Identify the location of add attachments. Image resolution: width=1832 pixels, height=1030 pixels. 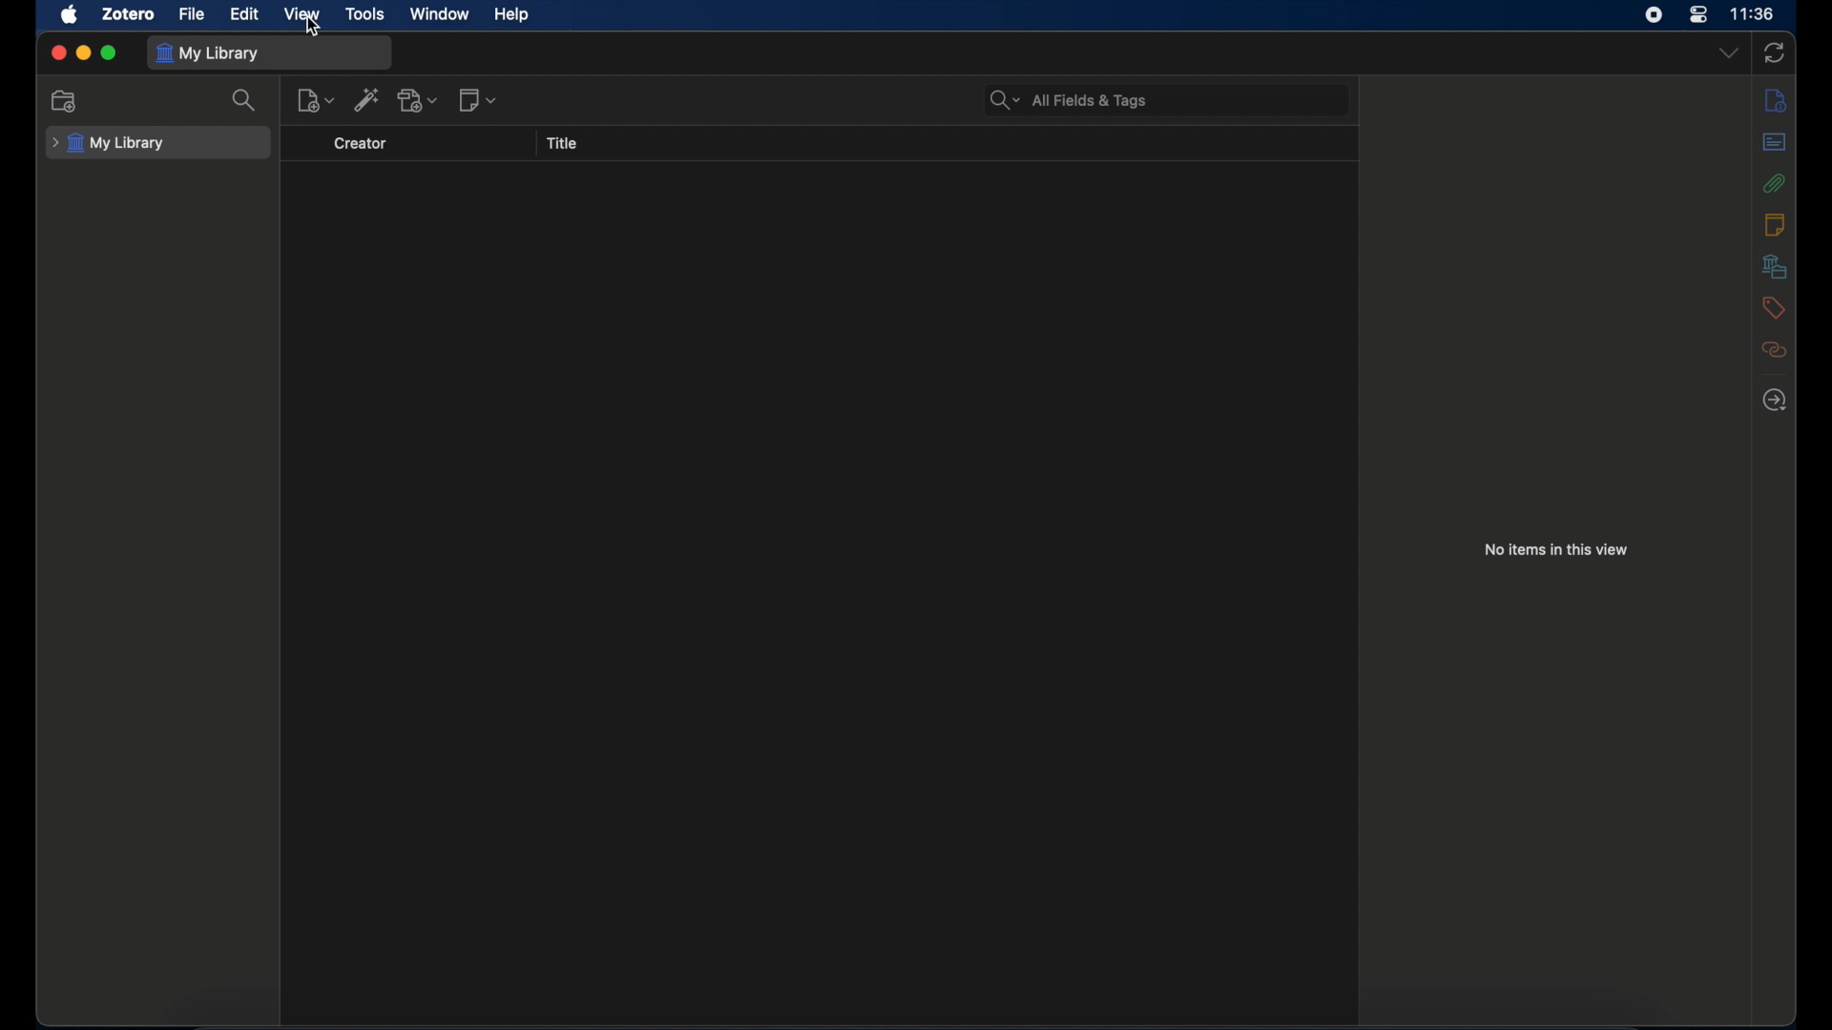
(419, 101).